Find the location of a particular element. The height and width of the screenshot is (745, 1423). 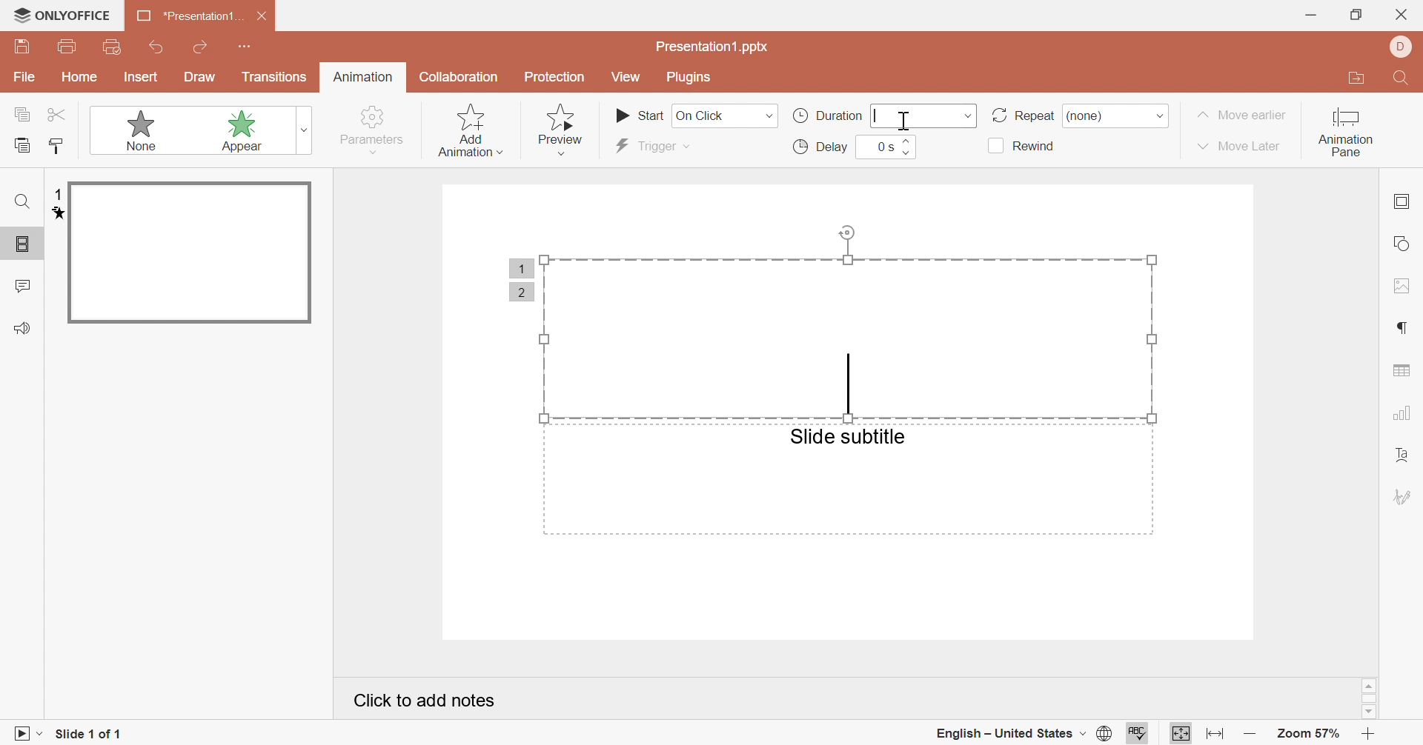

scroll bar is located at coordinates (1370, 700).